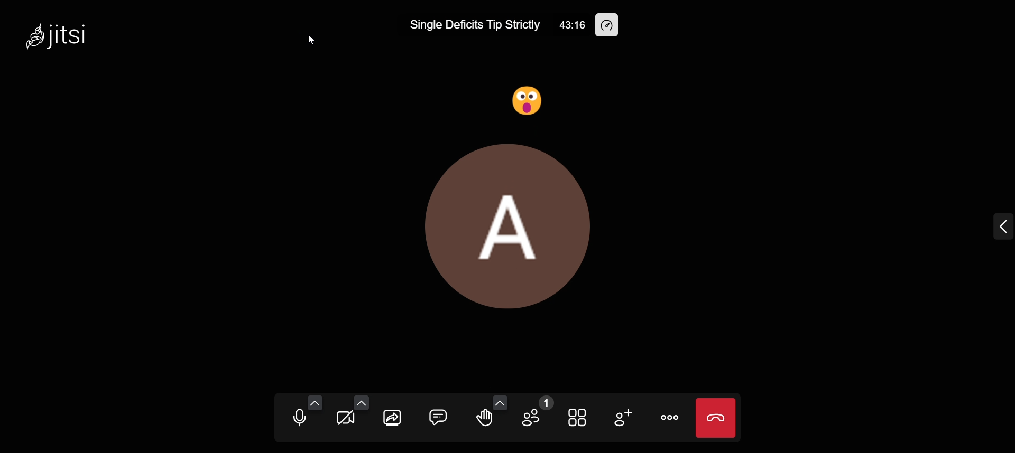  Describe the element at coordinates (57, 33) in the screenshot. I see `jitsi` at that location.